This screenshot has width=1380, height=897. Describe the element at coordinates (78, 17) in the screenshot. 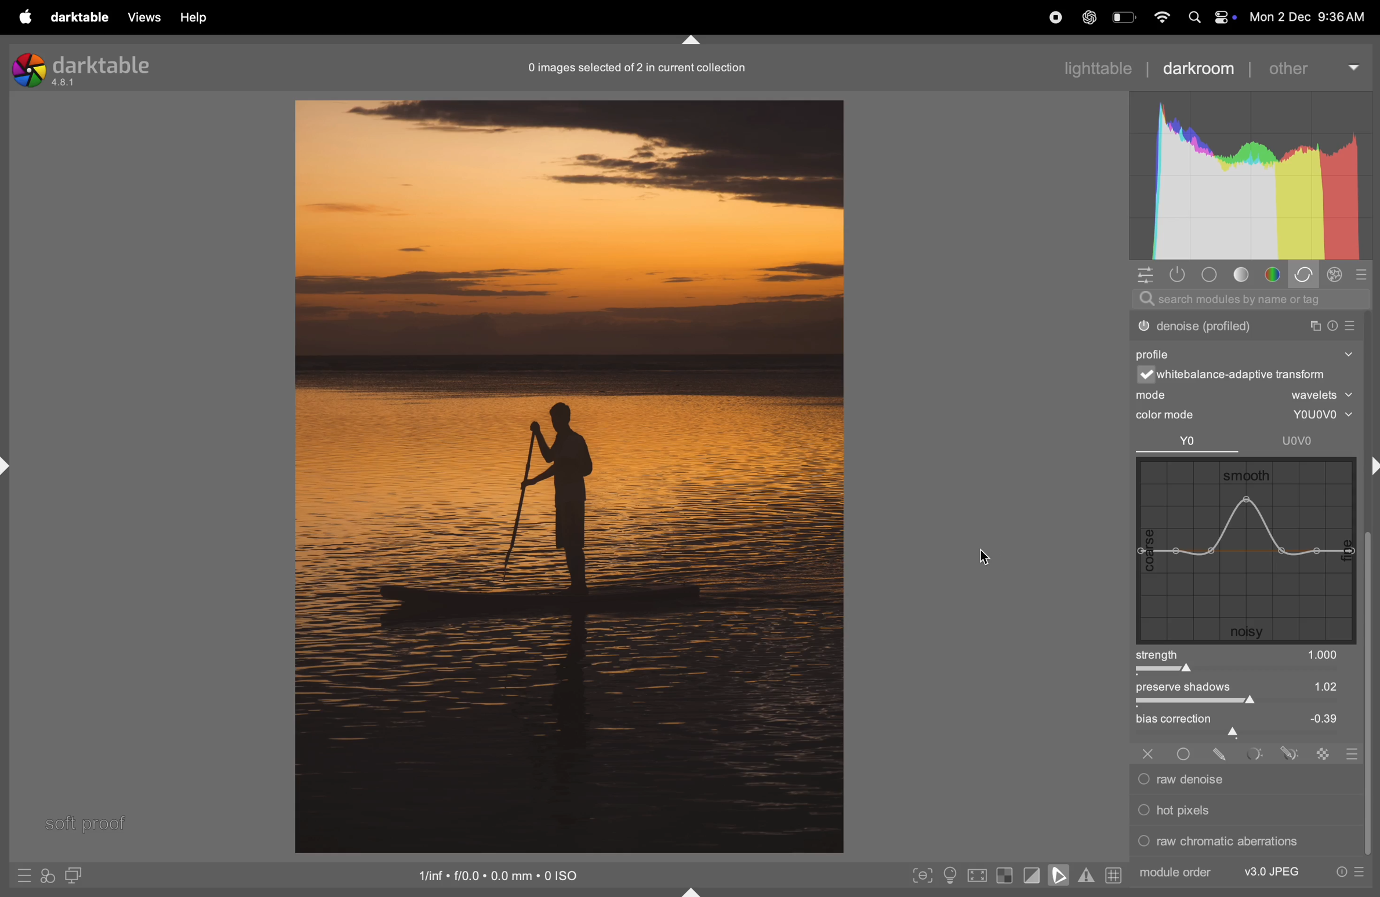

I see `darktable` at that location.